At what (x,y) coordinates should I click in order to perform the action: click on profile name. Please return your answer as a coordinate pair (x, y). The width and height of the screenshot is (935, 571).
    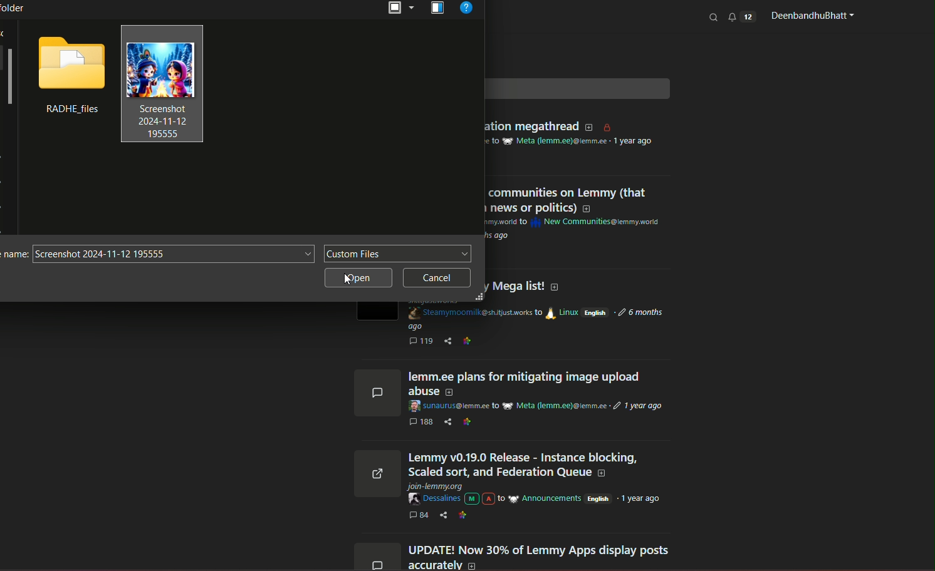
    Looking at the image, I should click on (810, 16).